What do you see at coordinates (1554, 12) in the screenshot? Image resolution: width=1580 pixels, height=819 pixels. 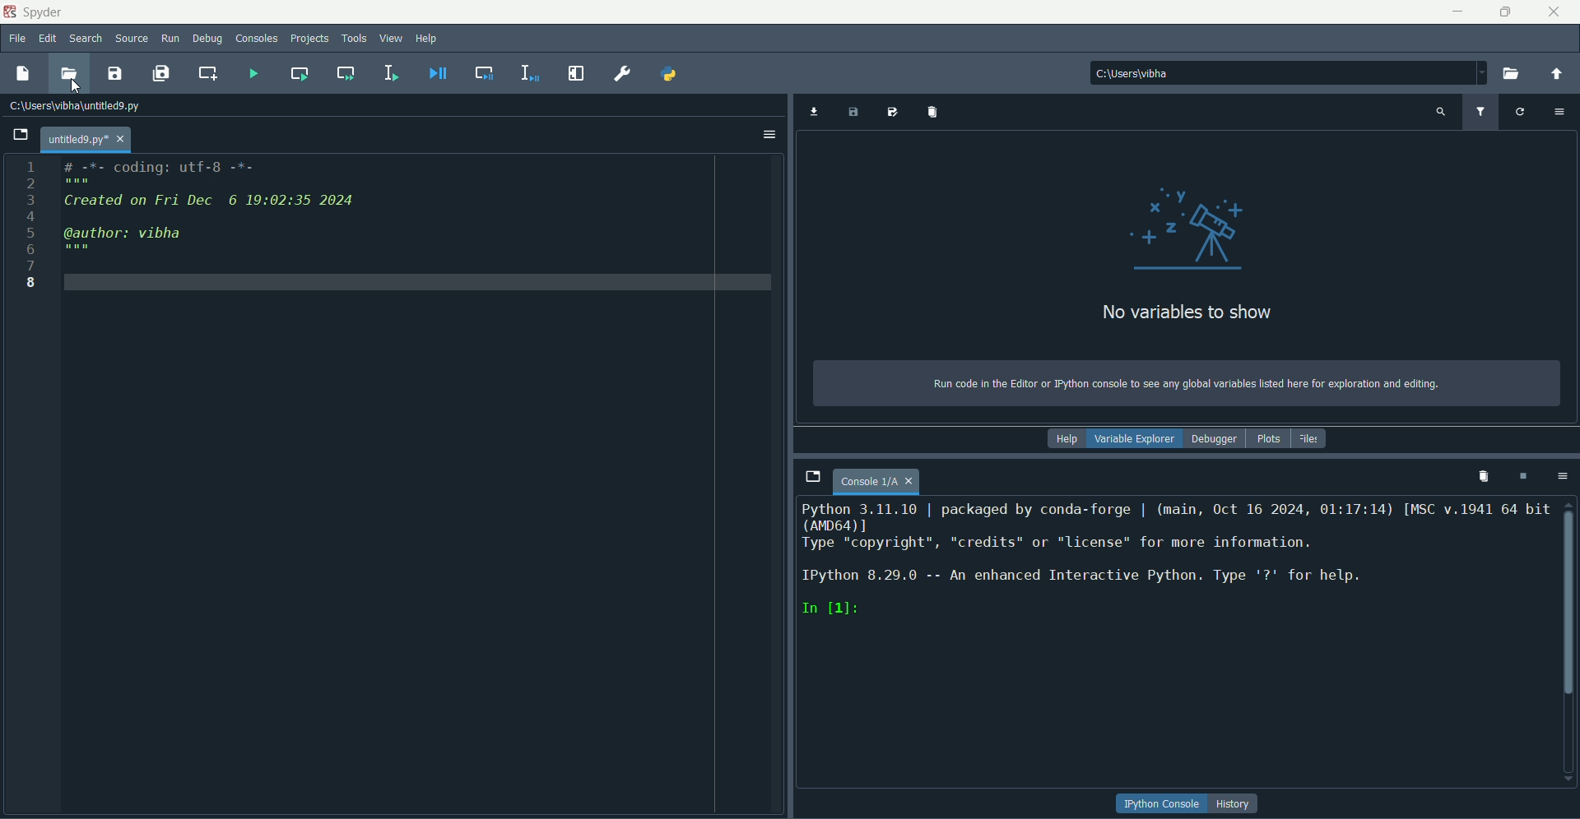 I see `close` at bounding box center [1554, 12].